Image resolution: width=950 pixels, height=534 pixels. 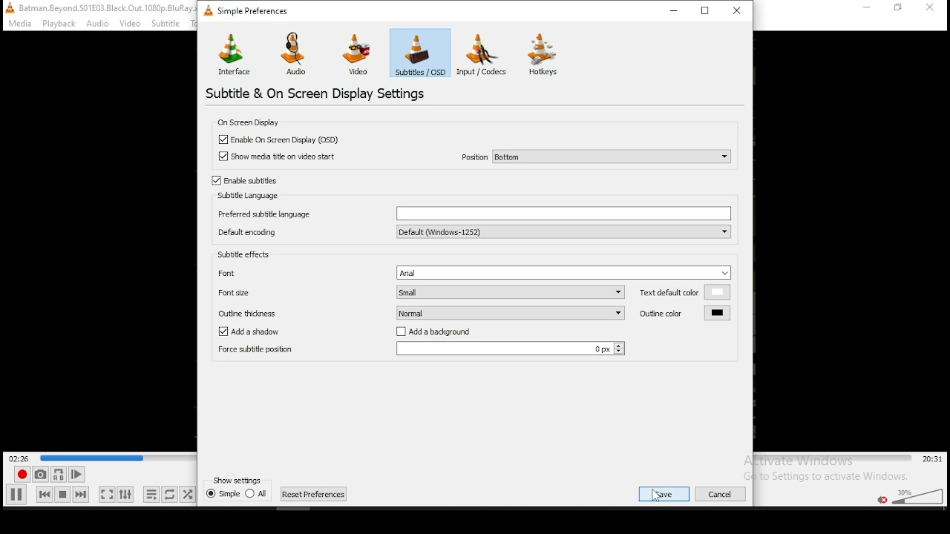 I want to click on outline color, so click(x=684, y=313).